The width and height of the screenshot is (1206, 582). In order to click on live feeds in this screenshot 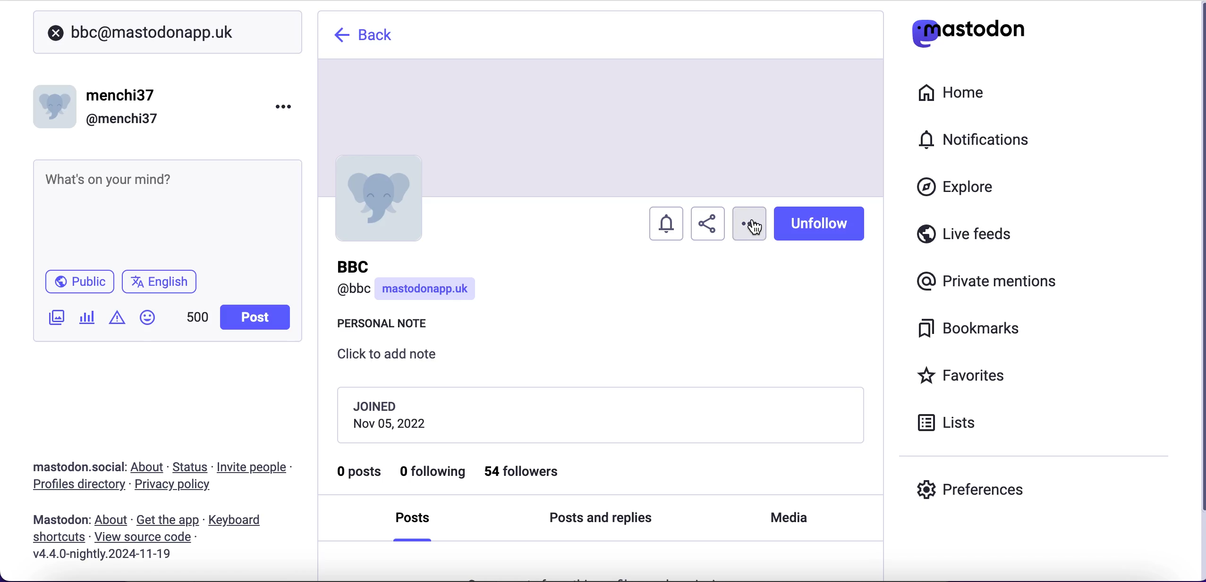, I will do `click(965, 237)`.